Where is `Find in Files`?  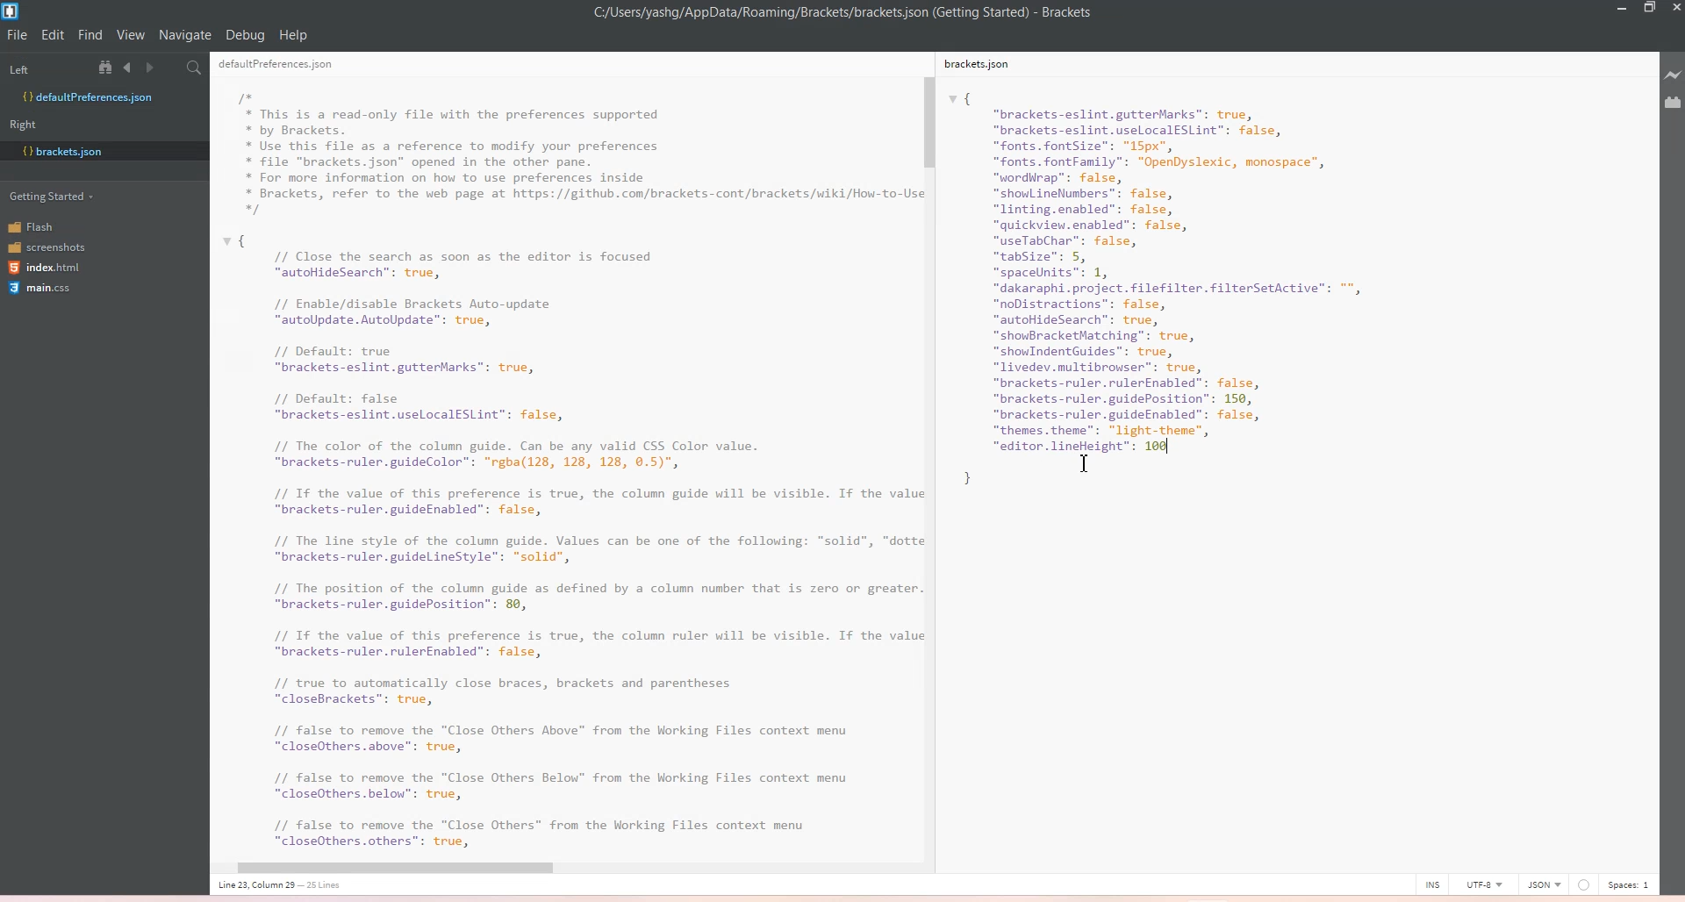 Find in Files is located at coordinates (196, 68).